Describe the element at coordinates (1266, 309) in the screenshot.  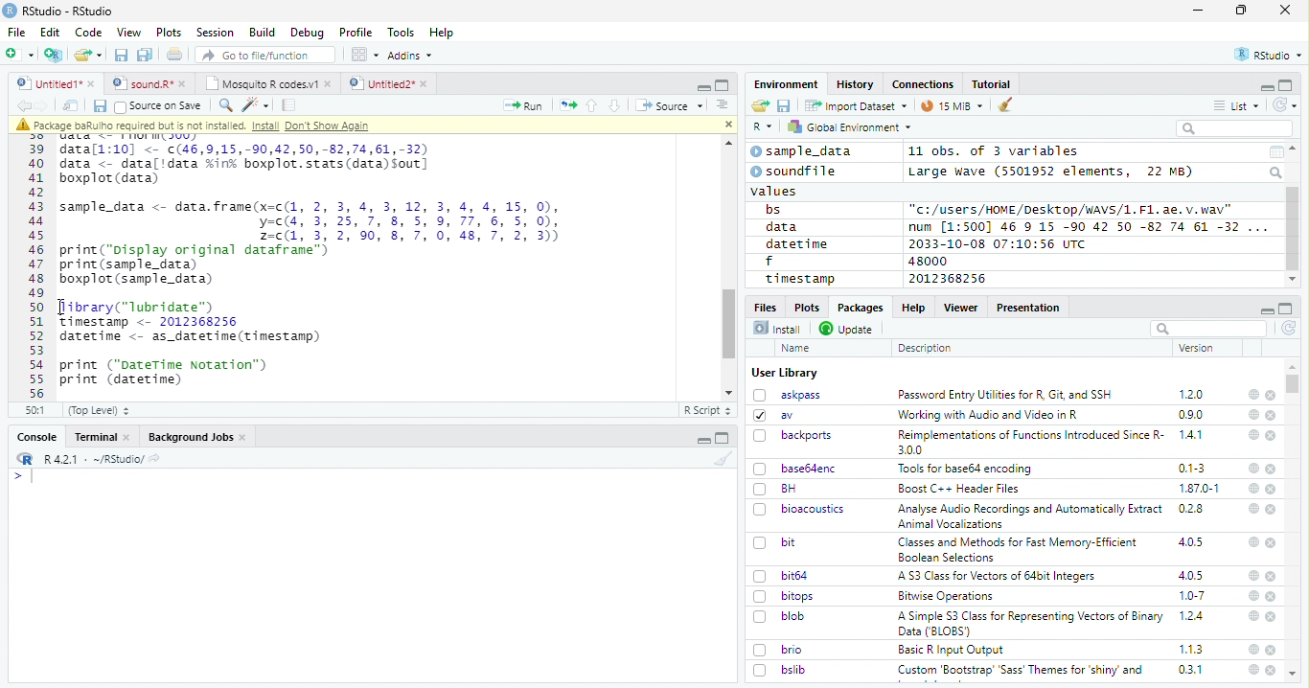
I see `minimize` at that location.